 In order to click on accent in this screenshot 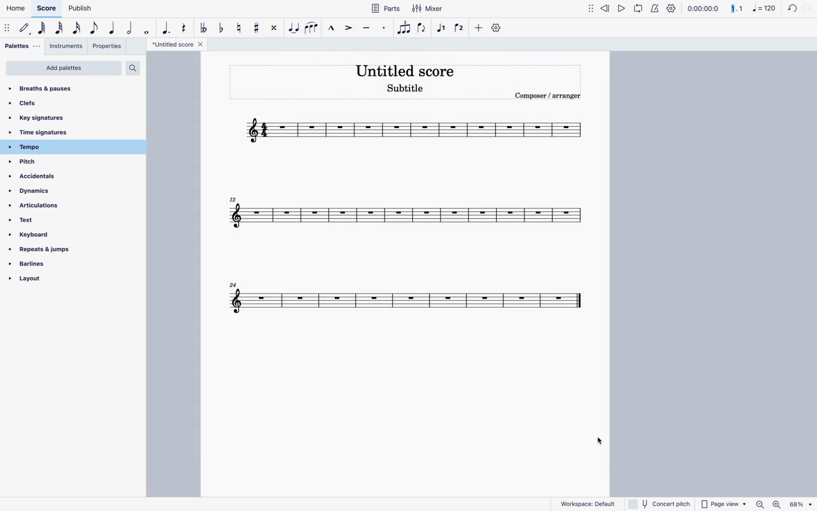, I will do `click(350, 27)`.